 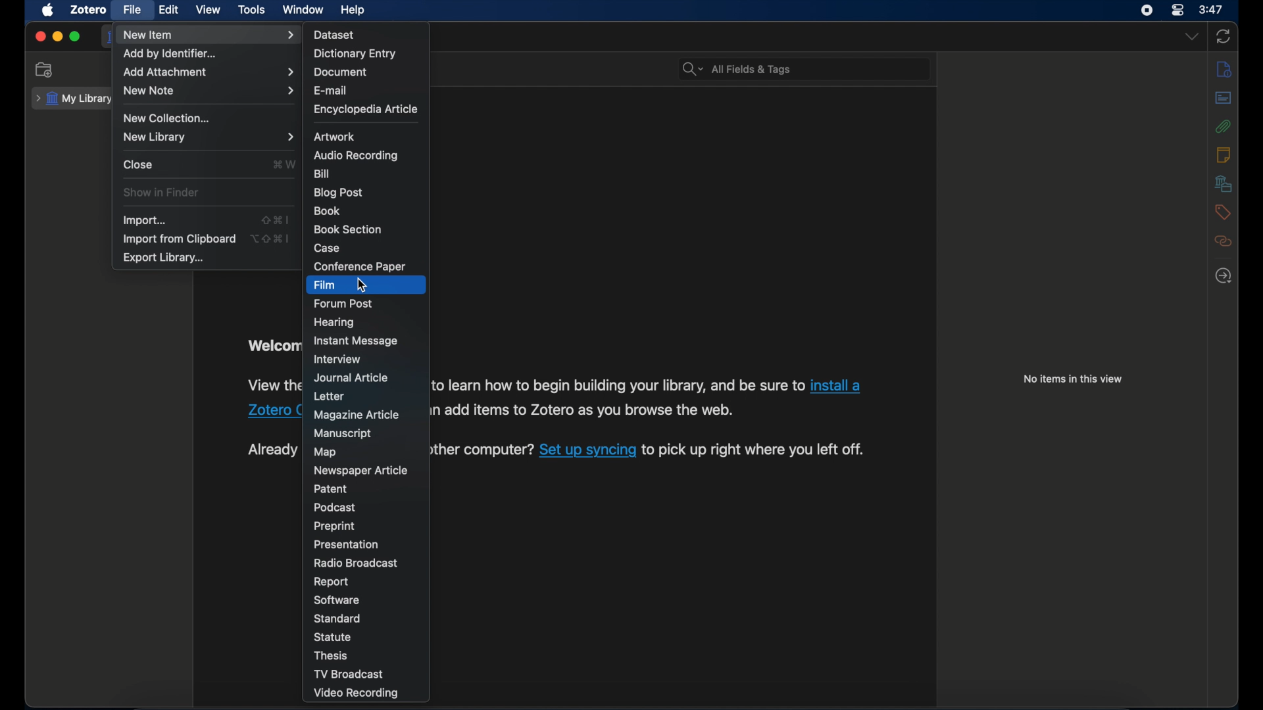 What do you see at coordinates (839, 387) in the screenshot?
I see `hyperlink` at bounding box center [839, 387].